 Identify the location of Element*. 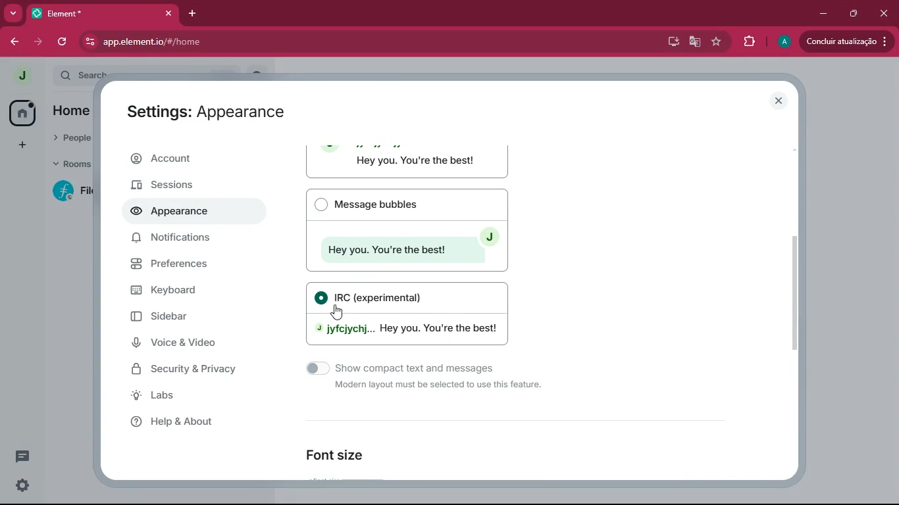
(92, 12).